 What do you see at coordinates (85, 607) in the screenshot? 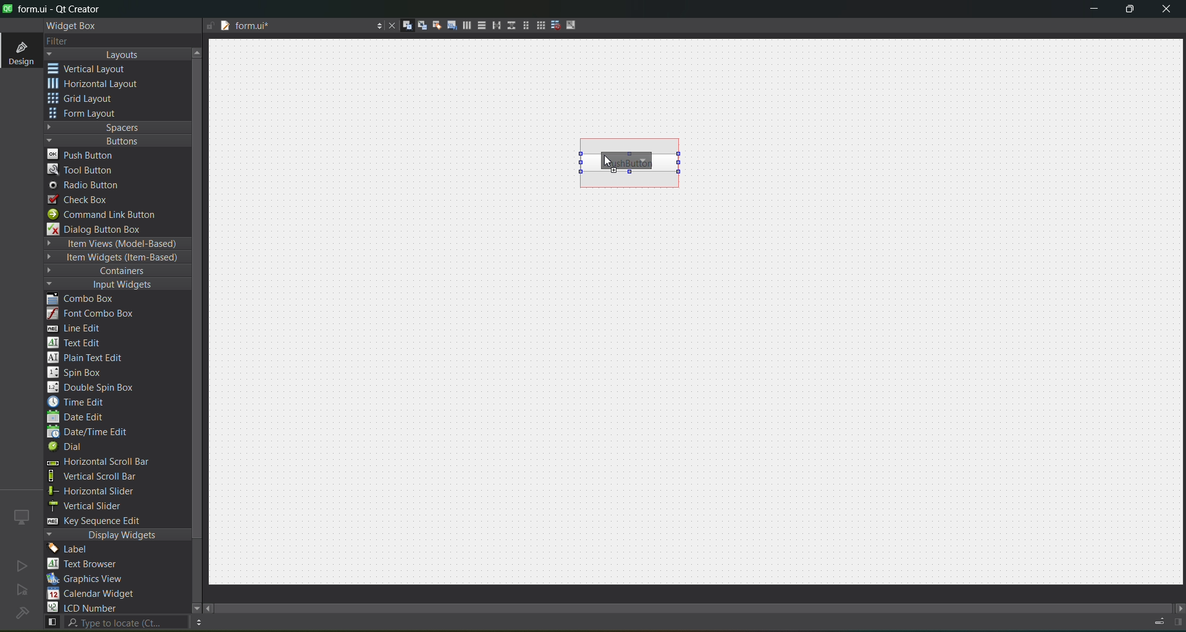
I see `lcd number` at bounding box center [85, 607].